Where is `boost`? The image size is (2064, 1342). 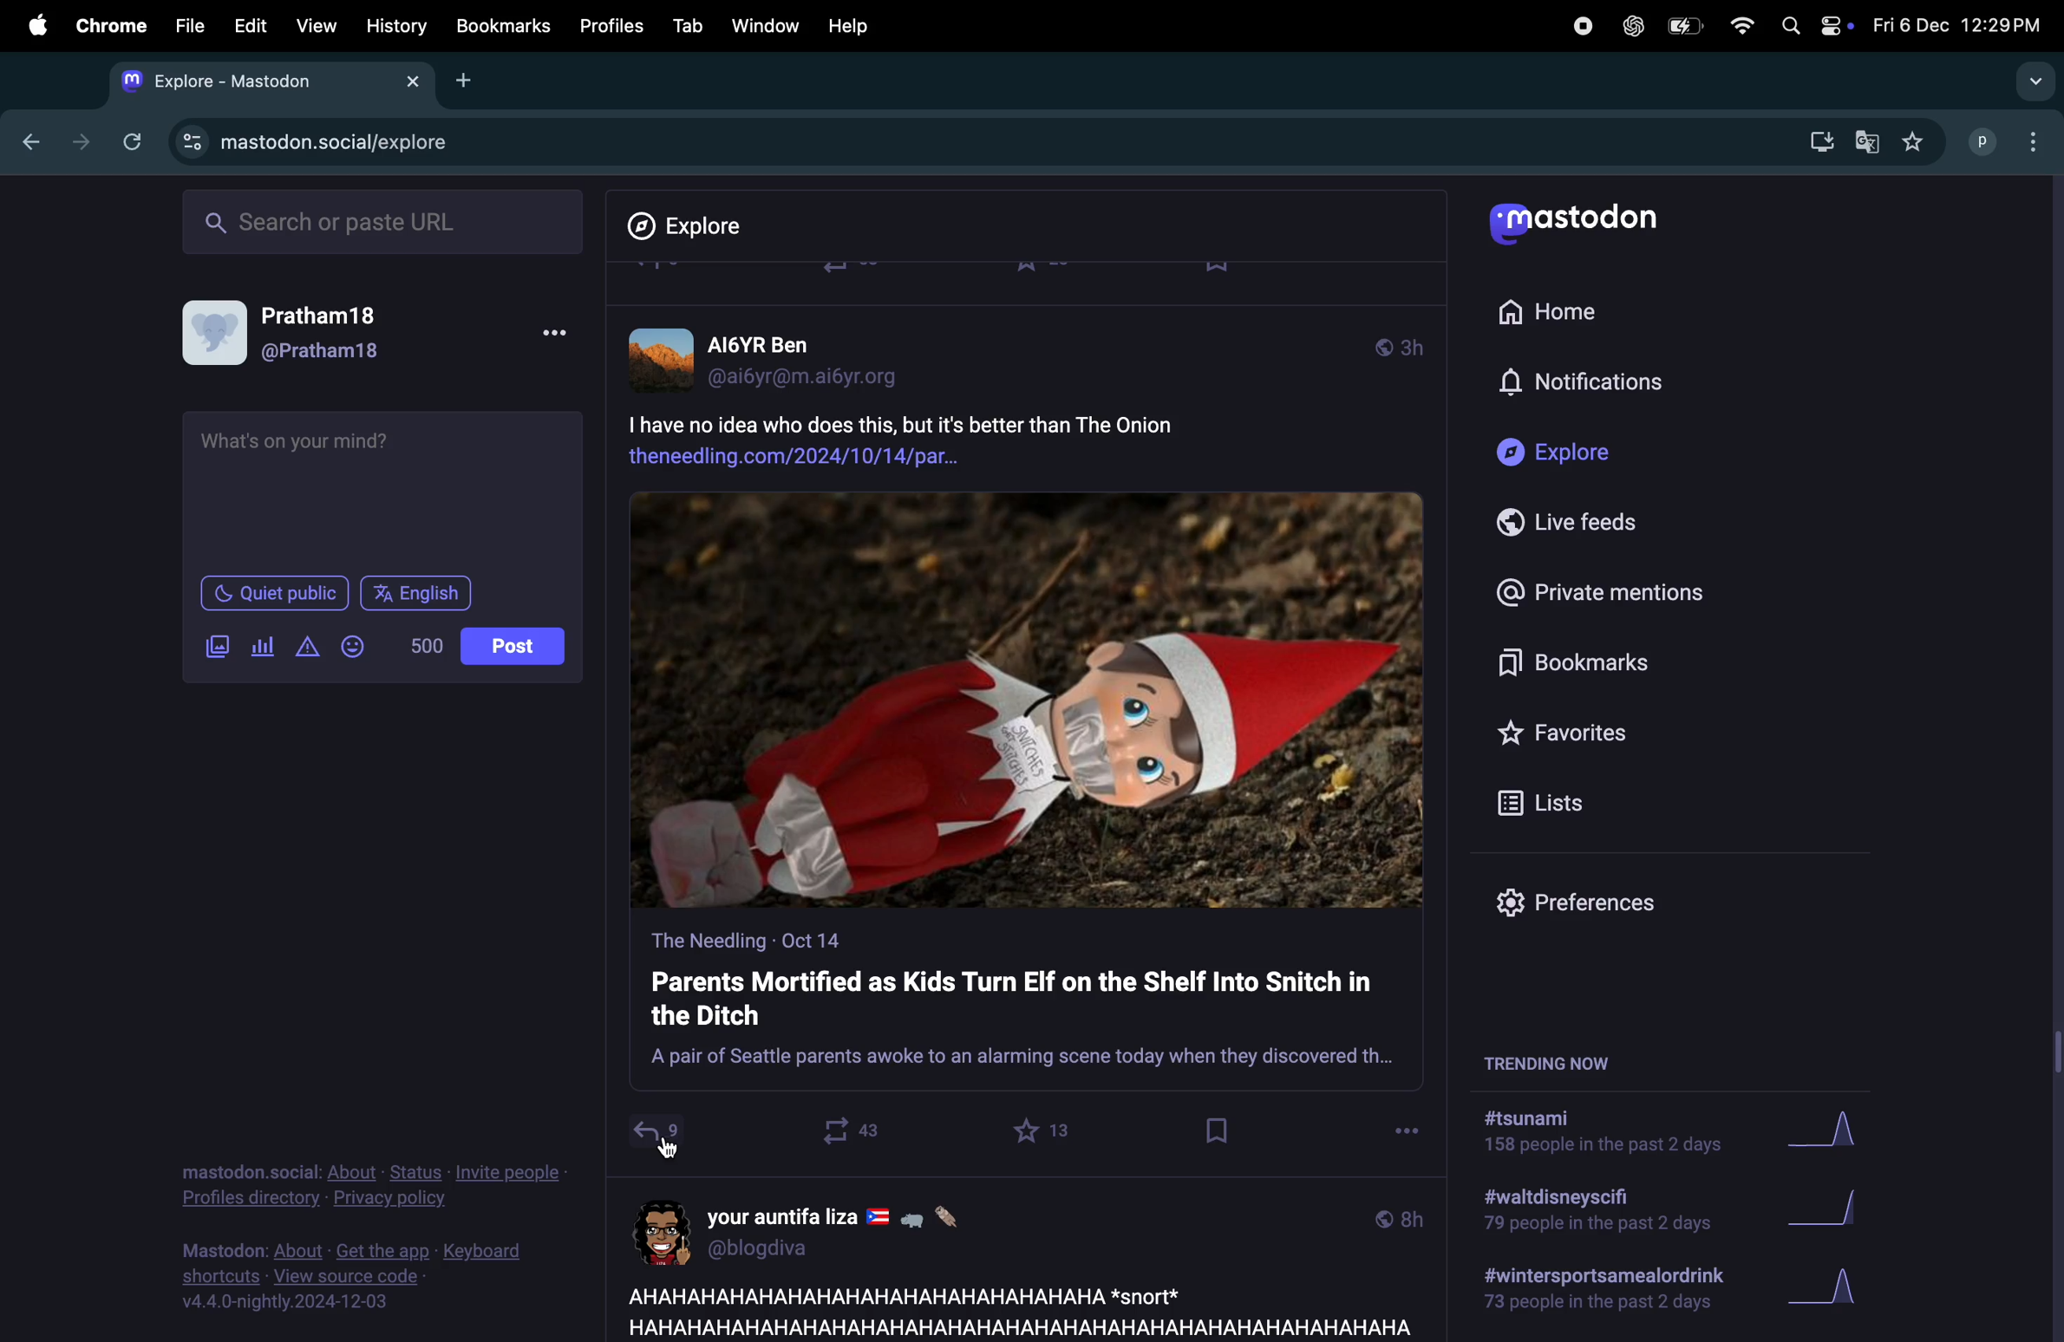
boost is located at coordinates (843, 1130).